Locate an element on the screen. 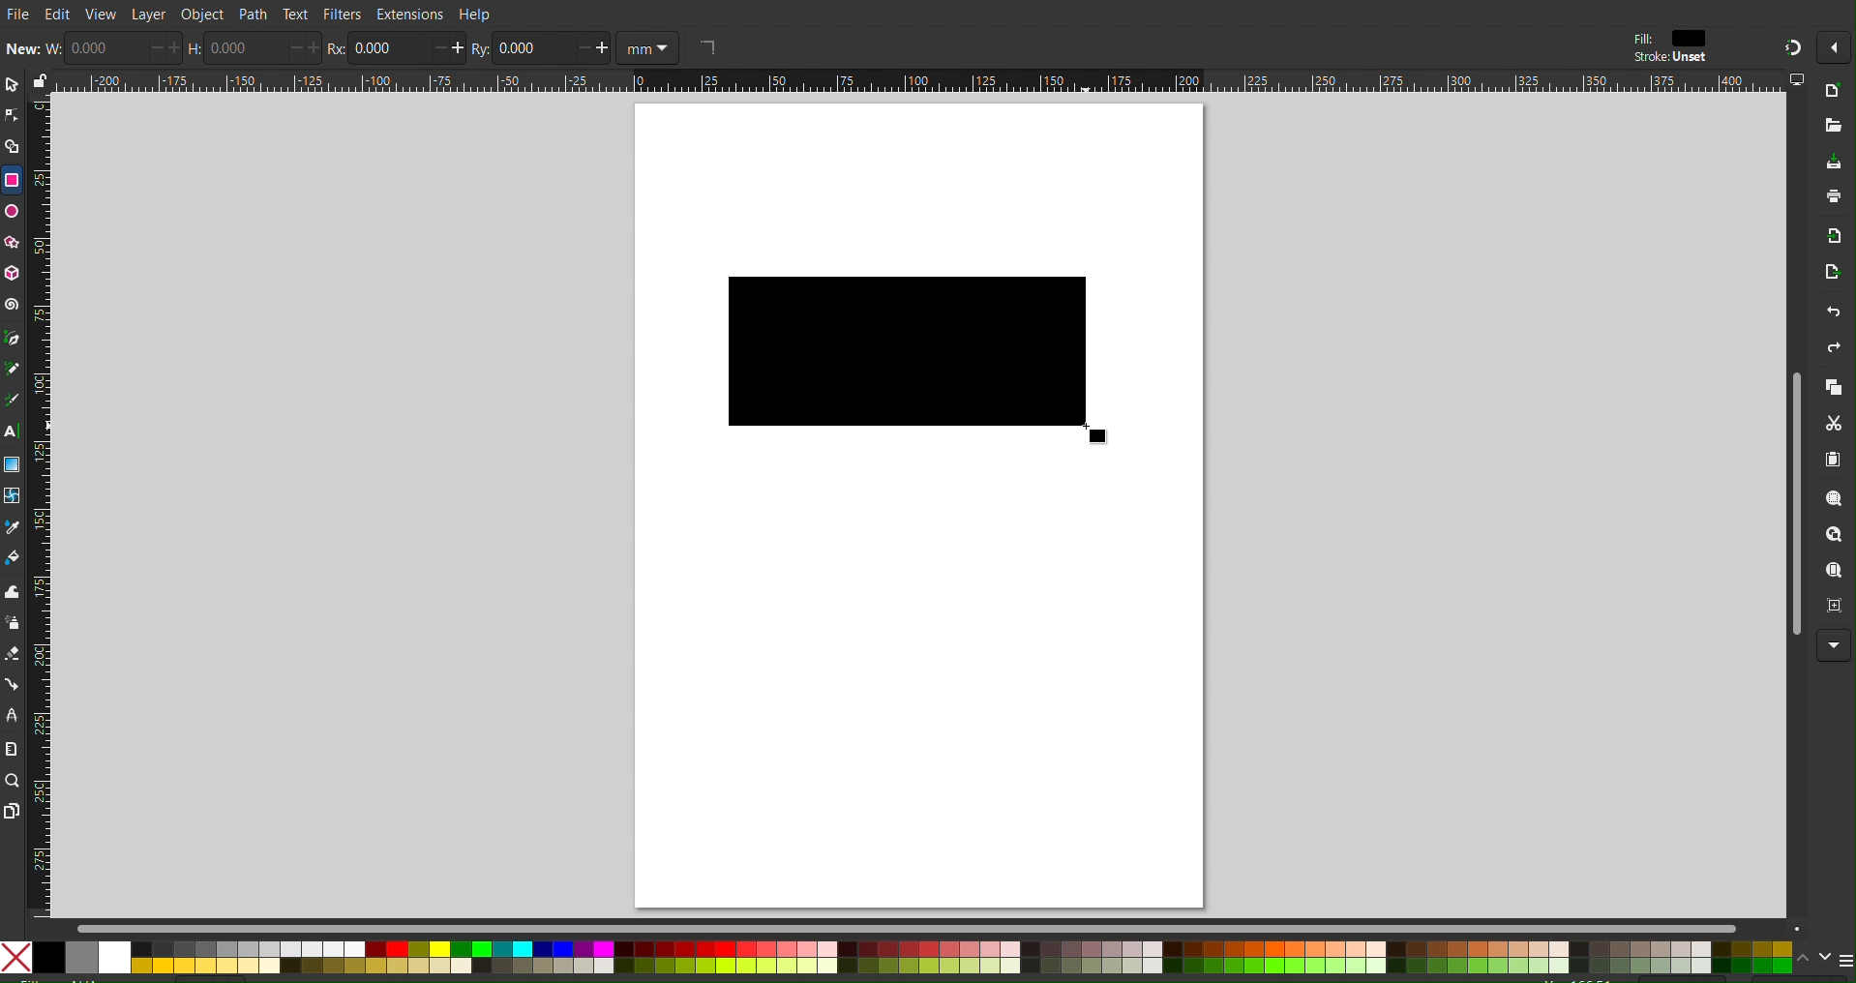 Image resolution: width=1856 pixels, height=983 pixels. Shape Builder Tool is located at coordinates (12, 144).